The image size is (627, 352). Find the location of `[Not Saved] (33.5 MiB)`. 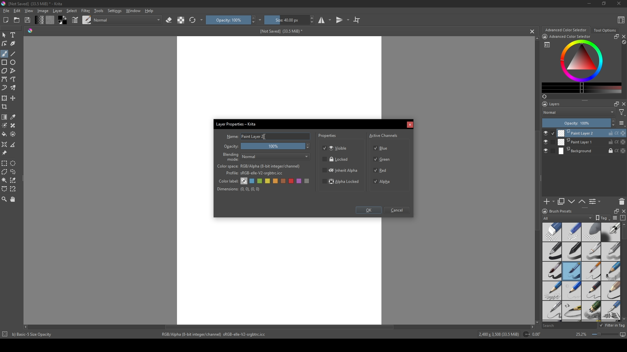

[Not Saved] (33.5 MiB) is located at coordinates (280, 31).